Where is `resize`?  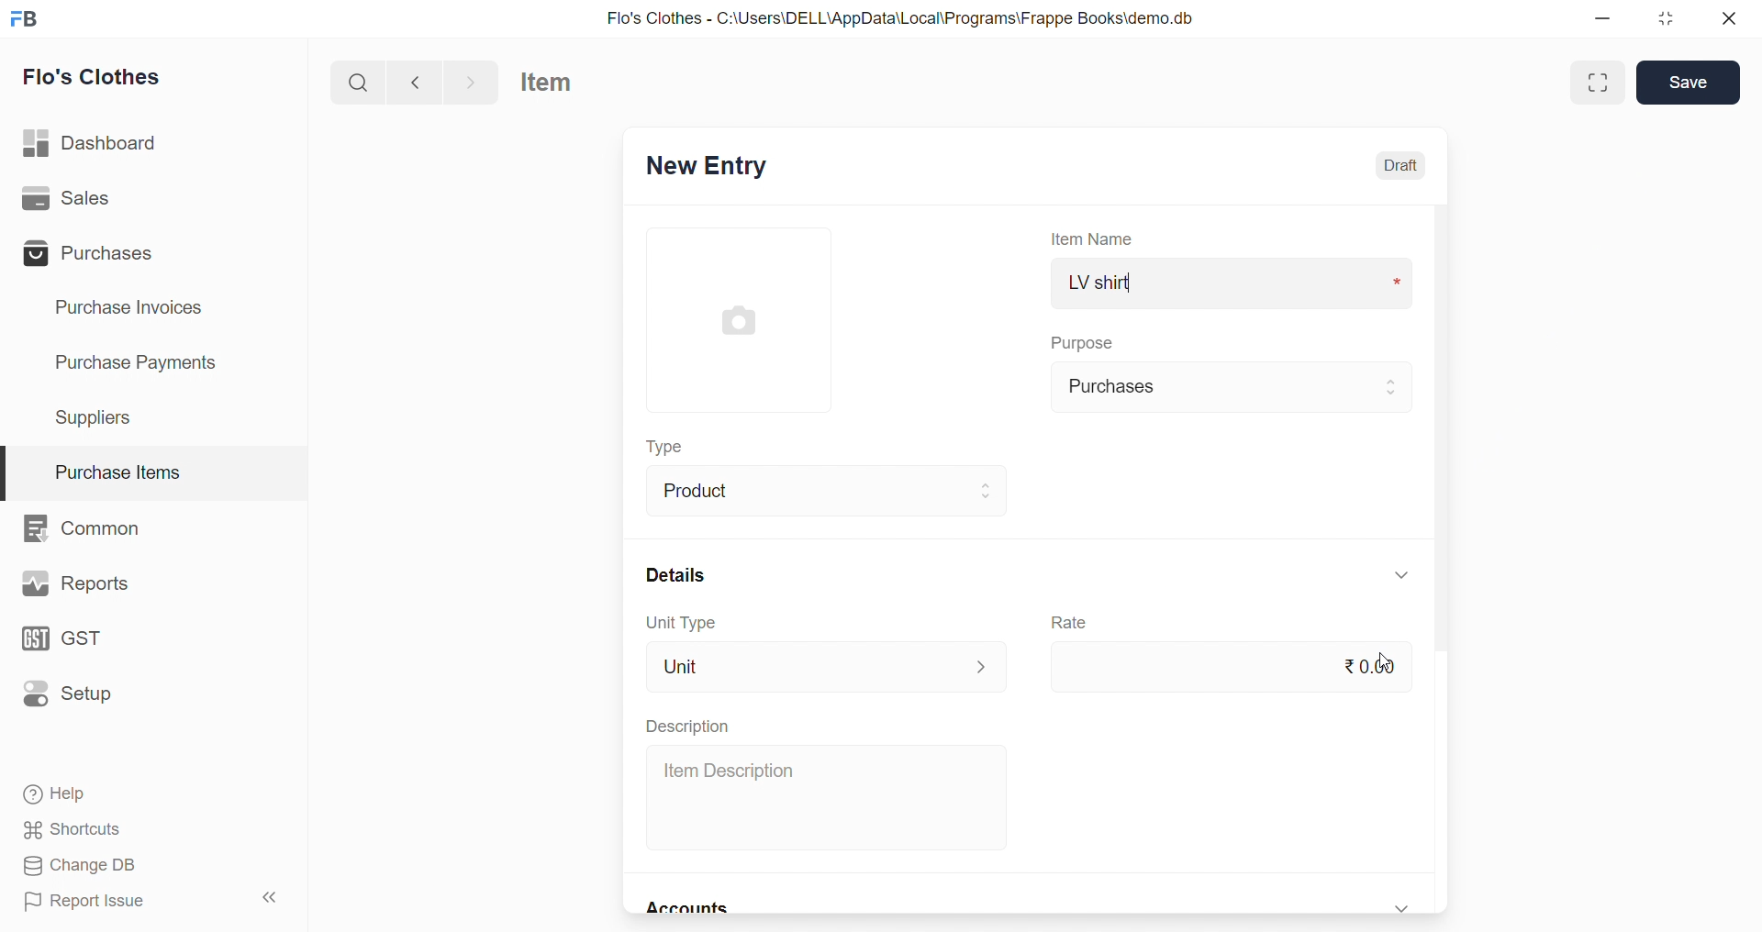 resize is located at coordinates (1667, 18).